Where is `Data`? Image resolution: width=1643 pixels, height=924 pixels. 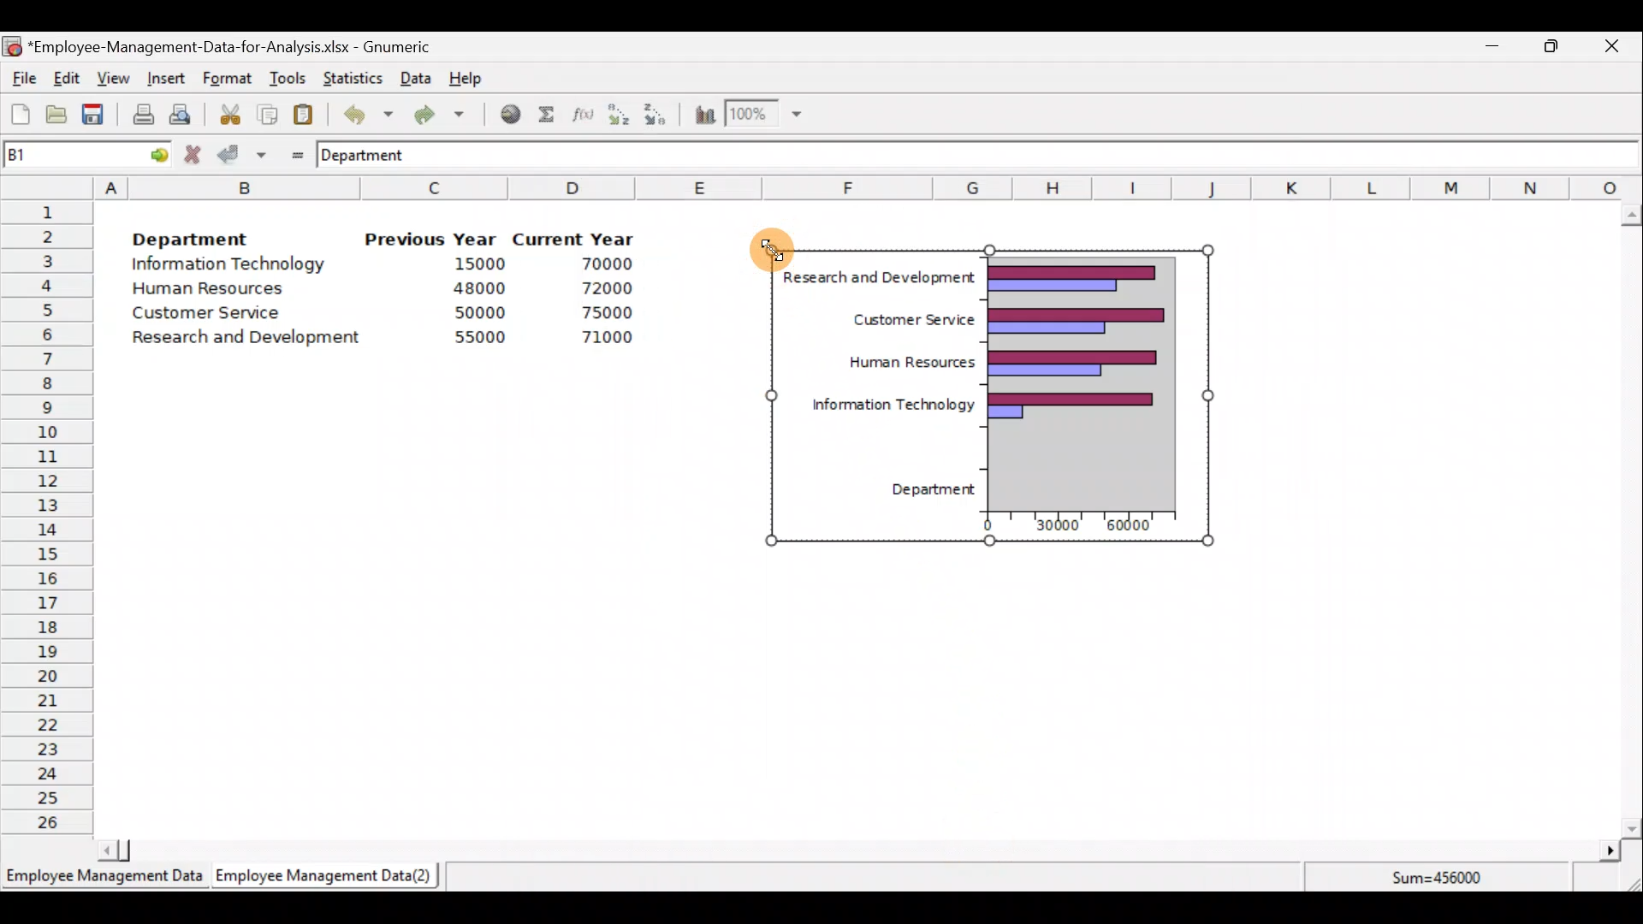 Data is located at coordinates (416, 78).